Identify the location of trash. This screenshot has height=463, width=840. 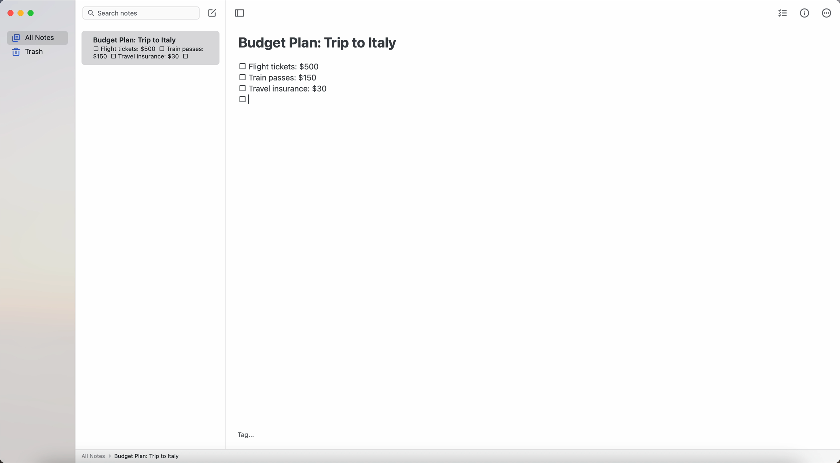
(28, 52).